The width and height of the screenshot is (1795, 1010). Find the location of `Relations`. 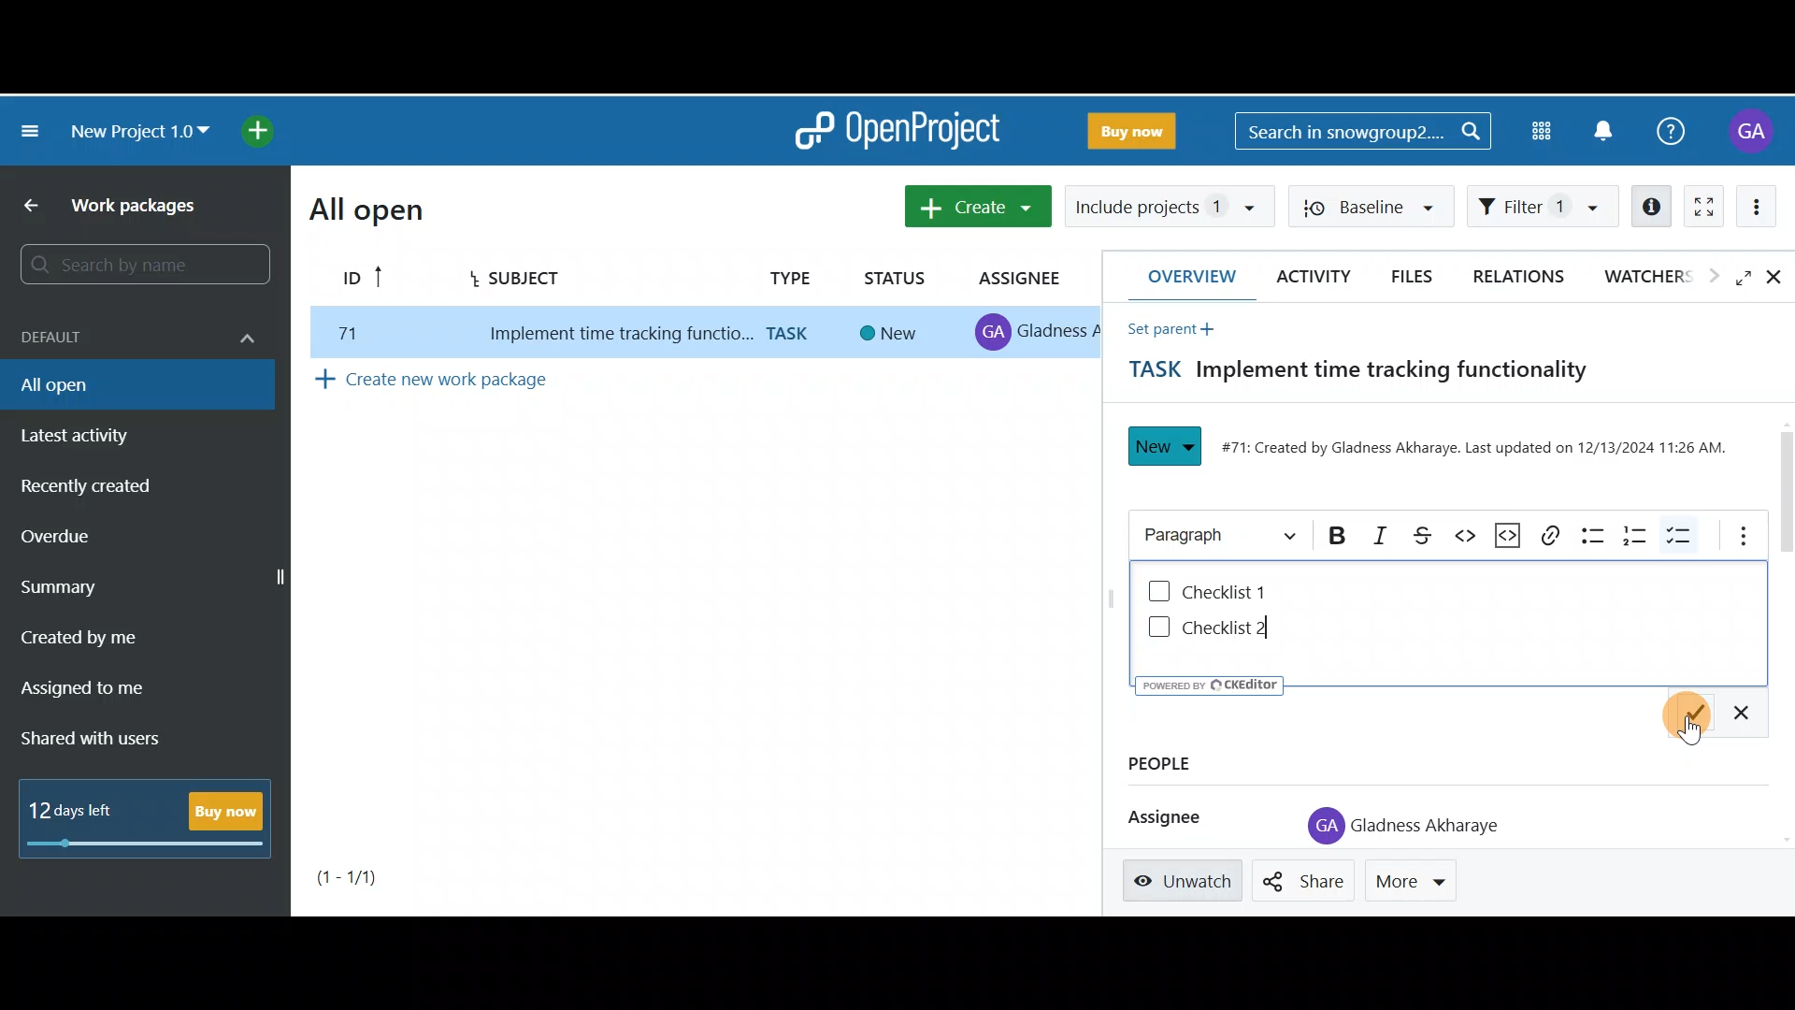

Relations is located at coordinates (1520, 275).